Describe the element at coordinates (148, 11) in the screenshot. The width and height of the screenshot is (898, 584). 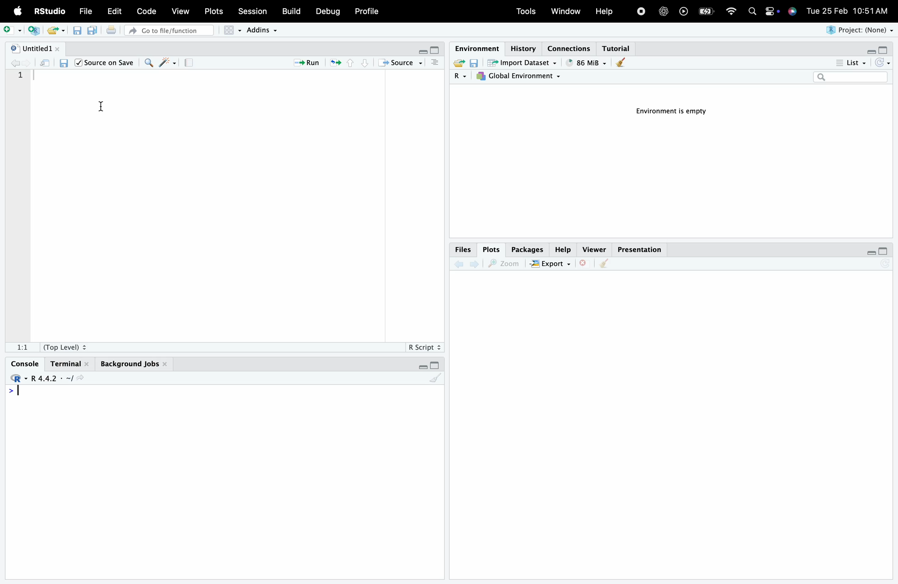
I see `Code` at that location.